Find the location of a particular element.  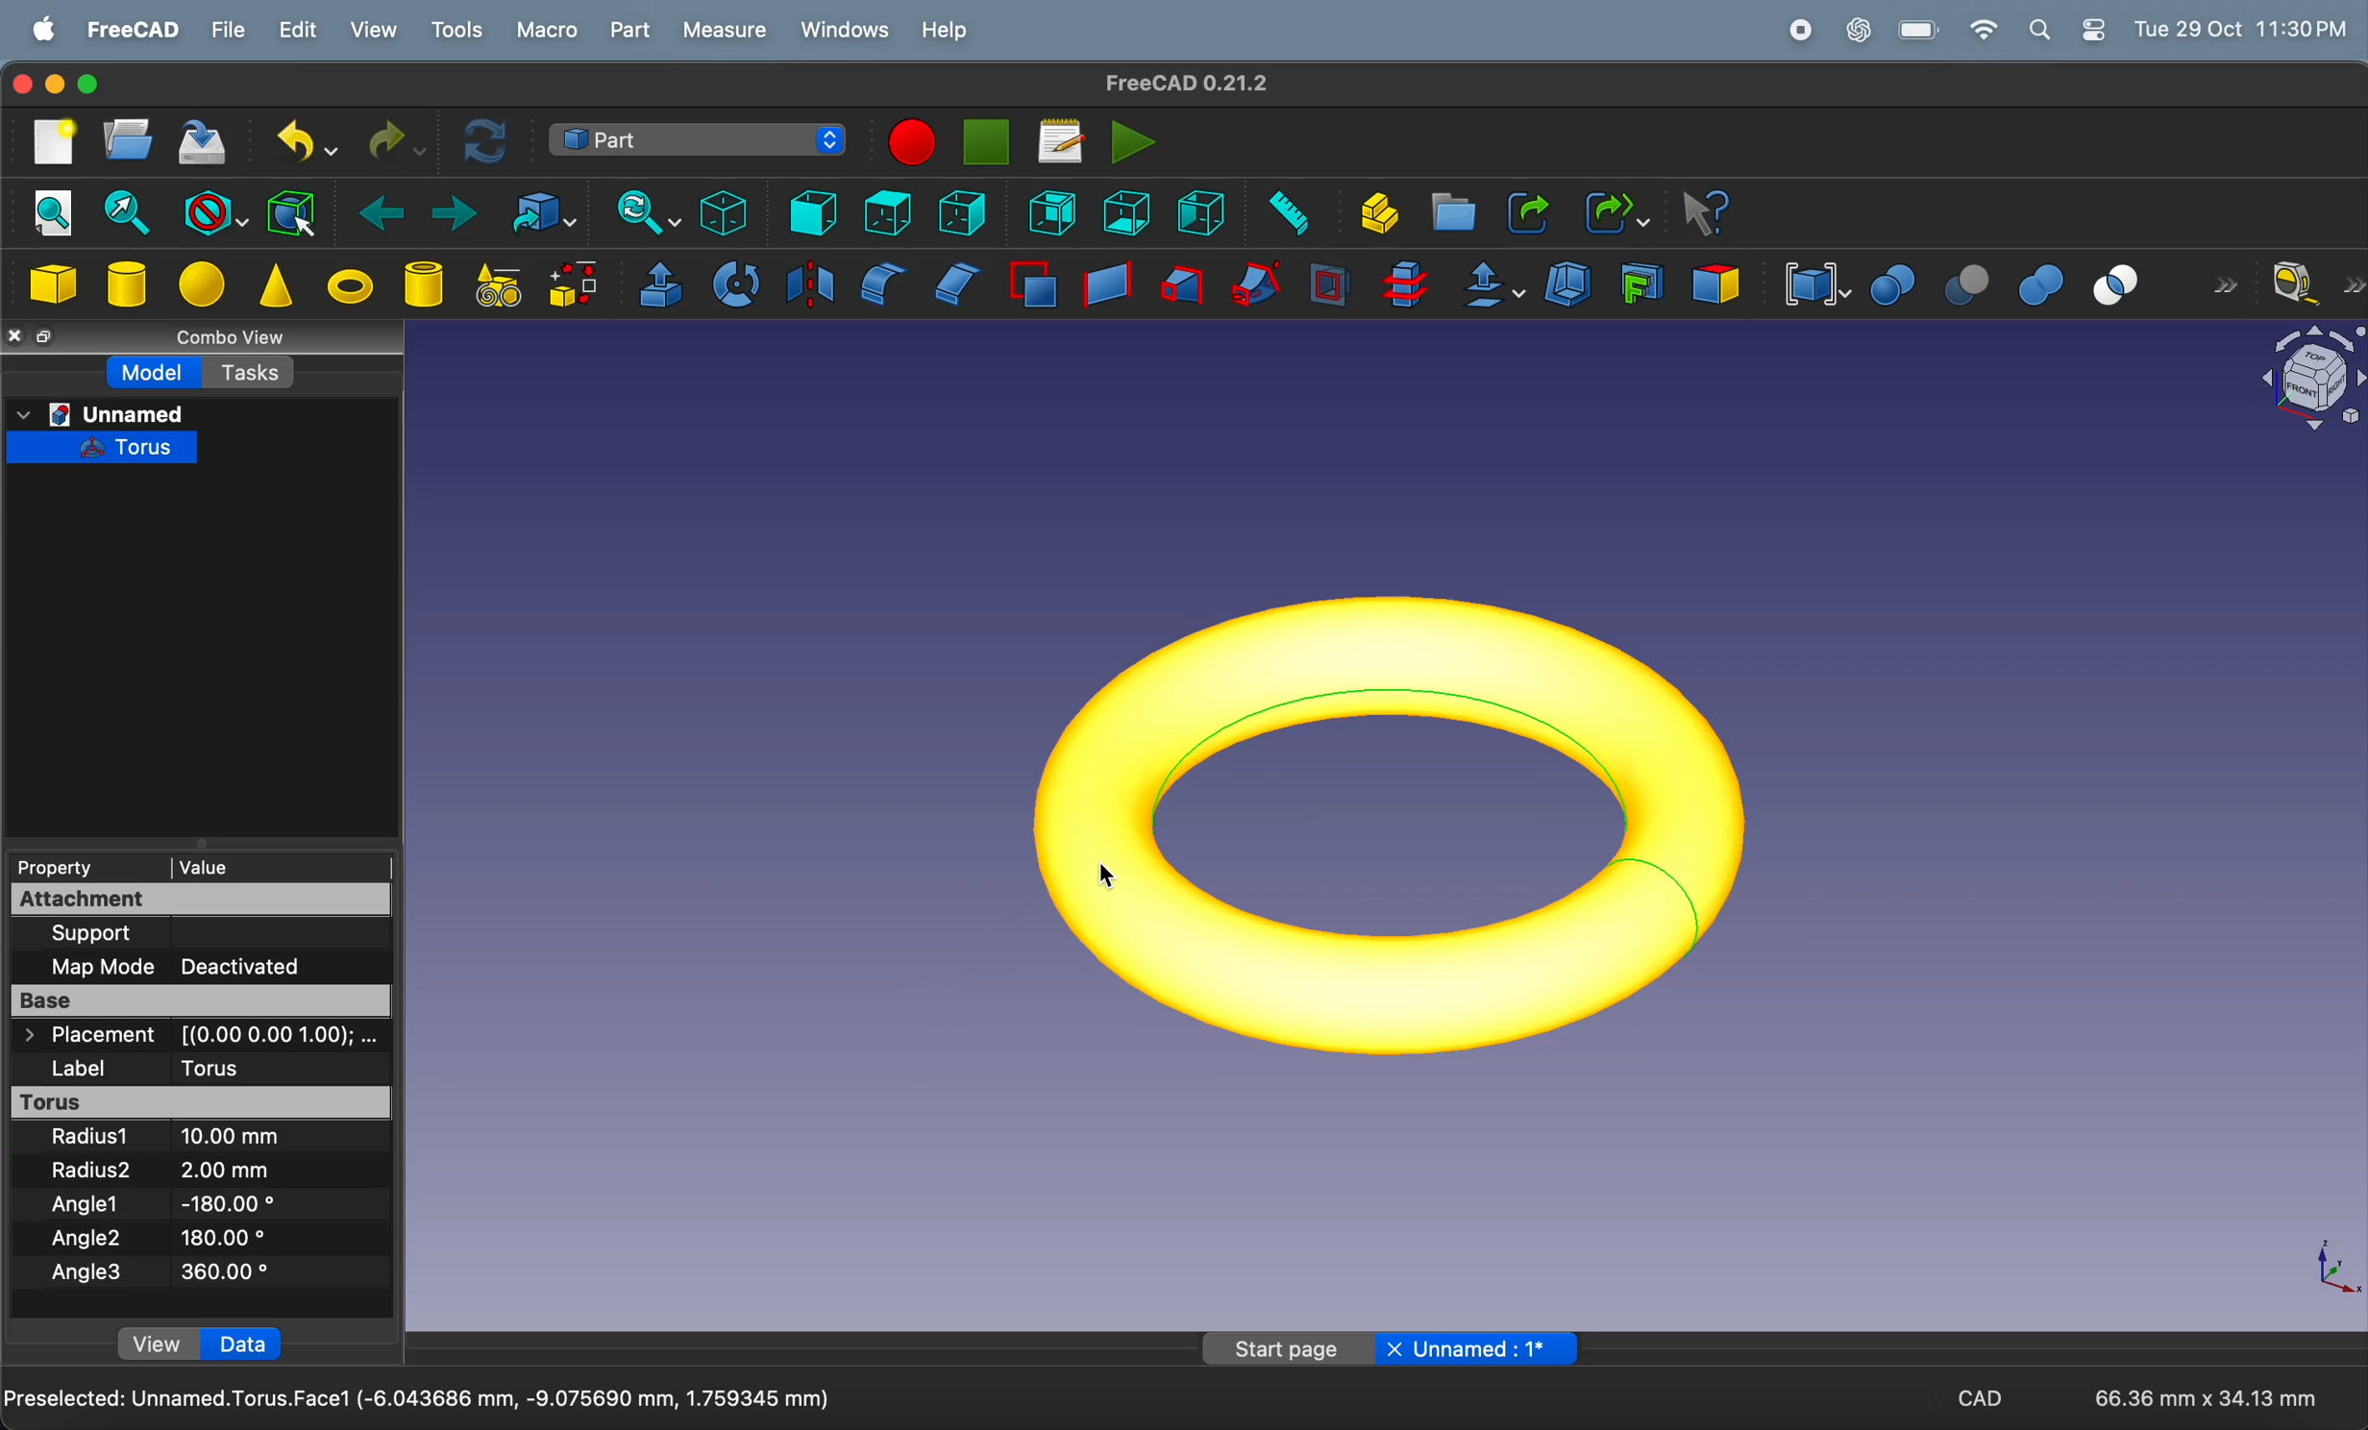

torus is located at coordinates (1402, 833).